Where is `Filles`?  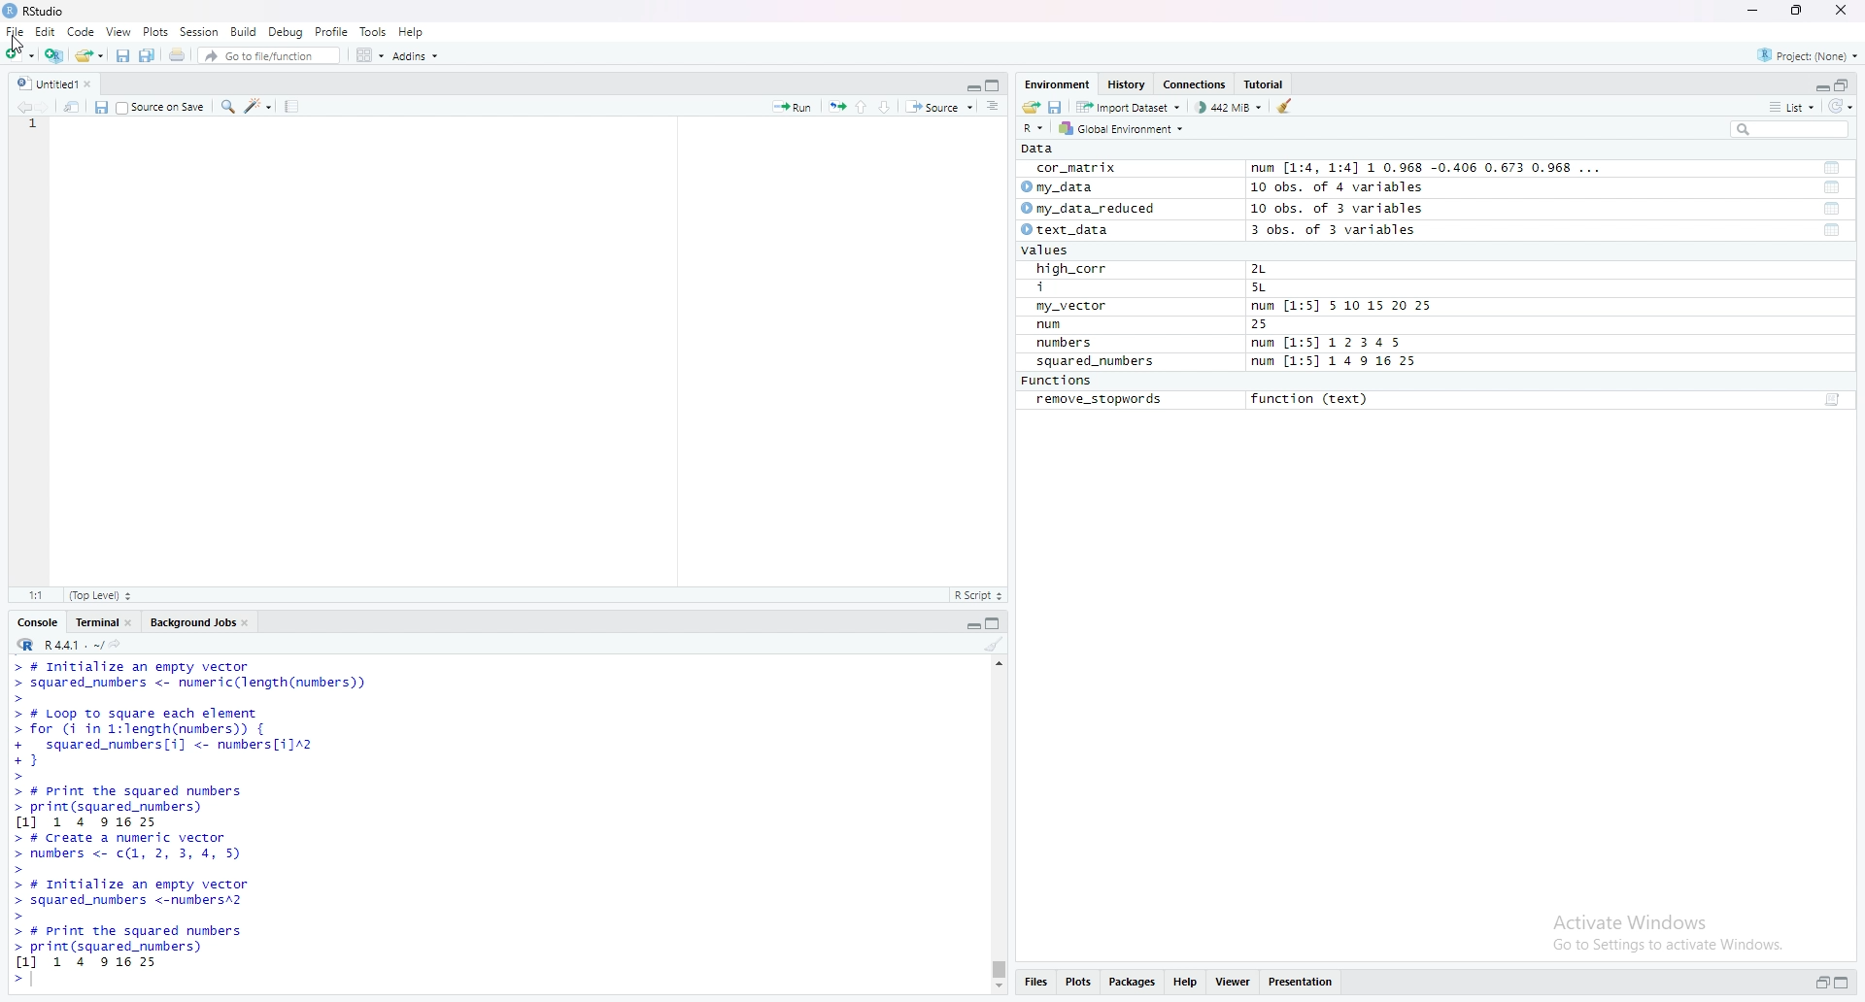
Filles is located at coordinates (1034, 984).